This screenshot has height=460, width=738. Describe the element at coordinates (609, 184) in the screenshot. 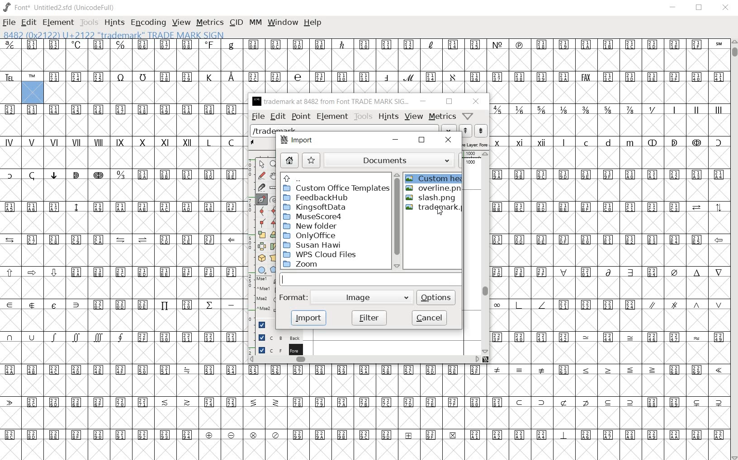

I see `symbols` at that location.